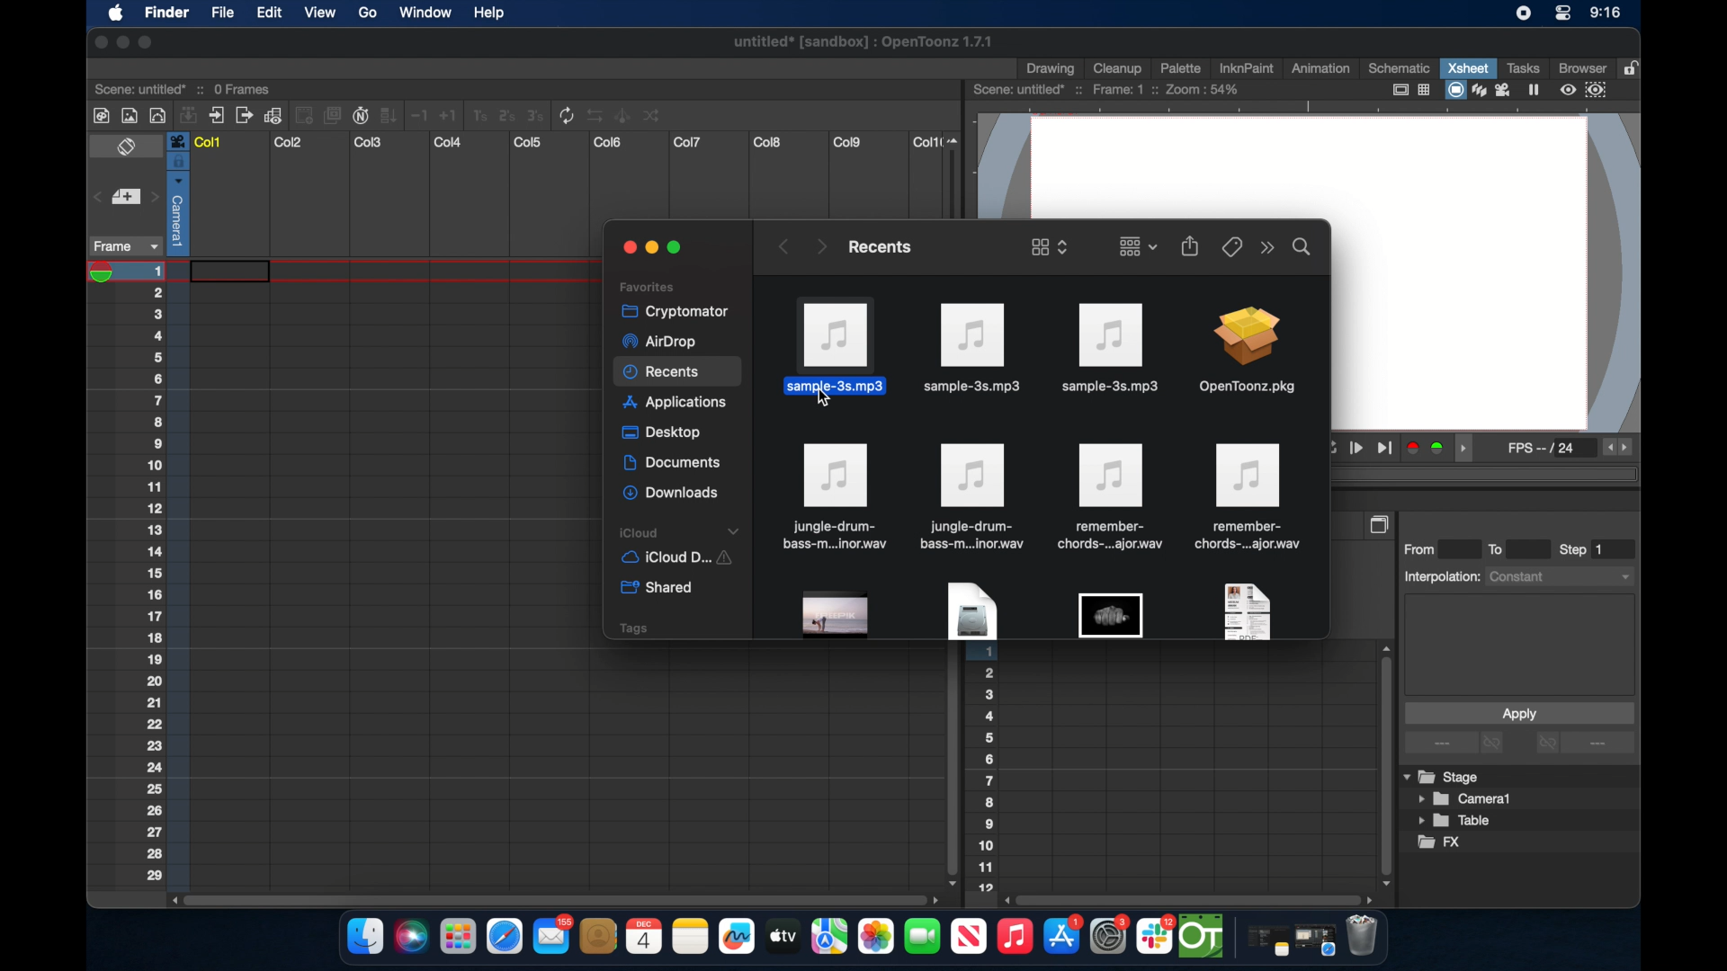 This screenshot has width=1727, height=971. What do you see at coordinates (1466, 799) in the screenshot?
I see `camera1` at bounding box center [1466, 799].